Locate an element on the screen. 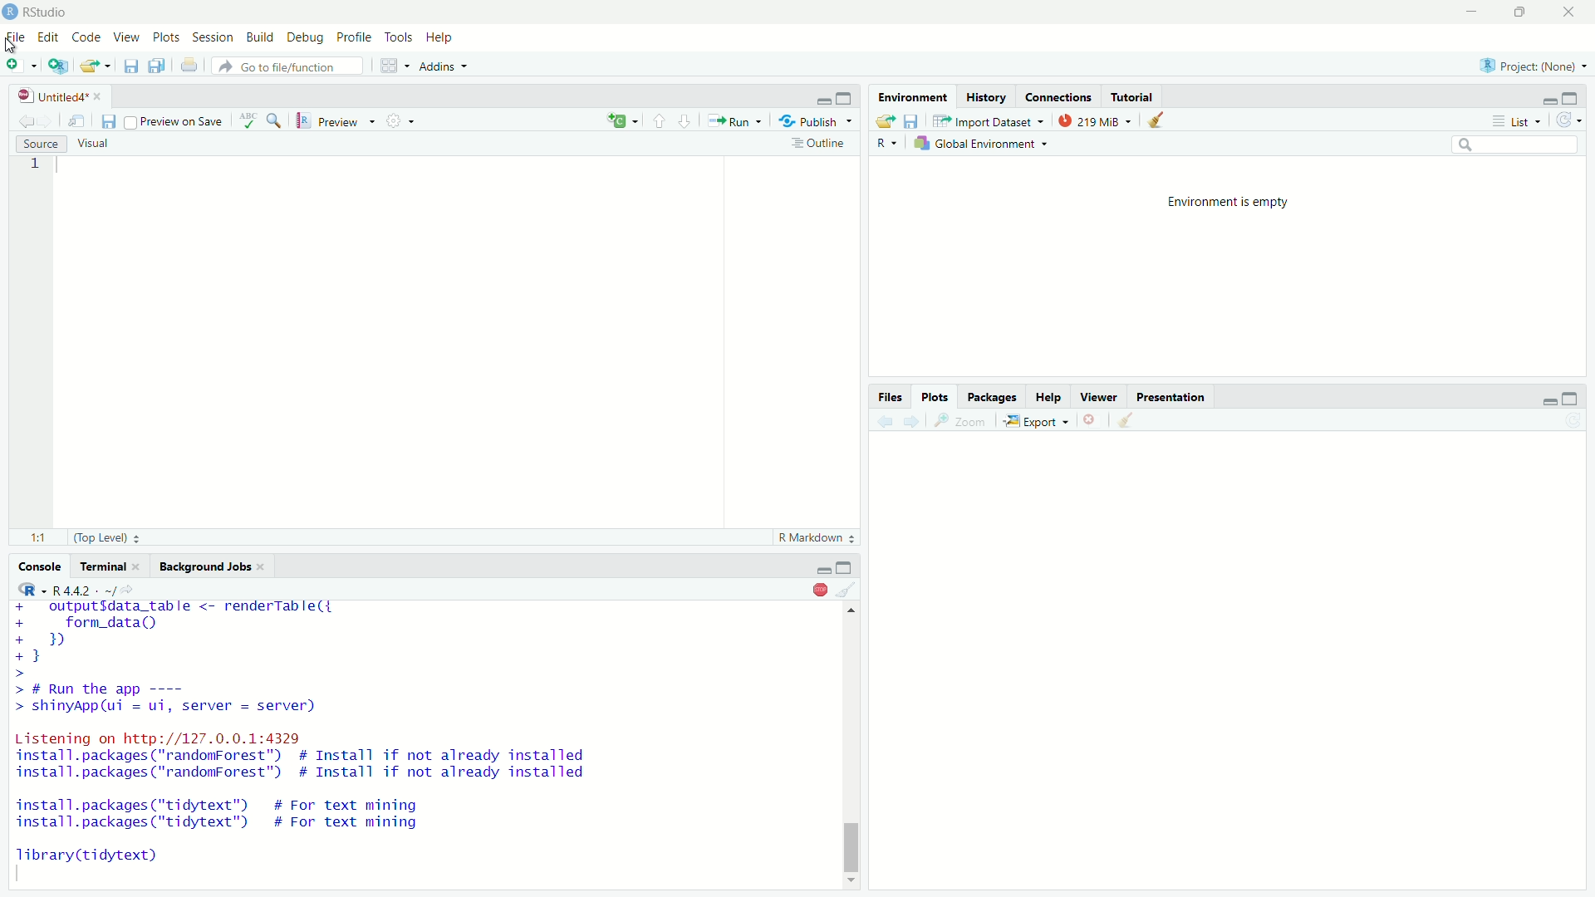 The image size is (1595, 897). presentation is located at coordinates (1172, 397).